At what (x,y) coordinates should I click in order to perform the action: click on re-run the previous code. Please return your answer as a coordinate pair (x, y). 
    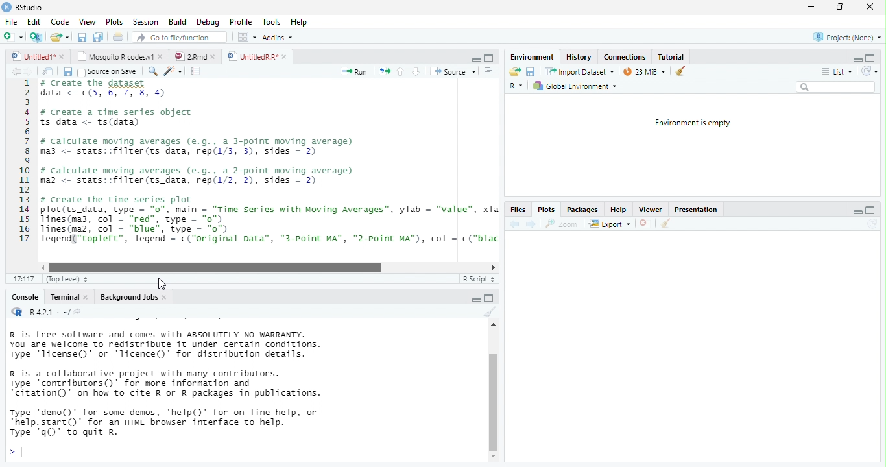
    Looking at the image, I should click on (385, 71).